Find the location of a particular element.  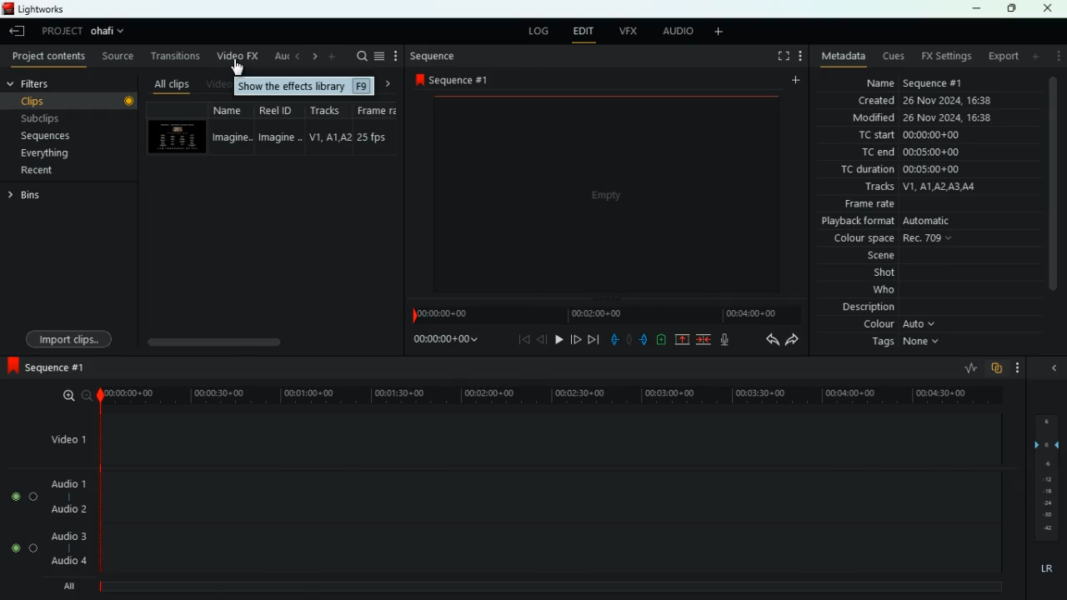

metadata is located at coordinates (840, 57).